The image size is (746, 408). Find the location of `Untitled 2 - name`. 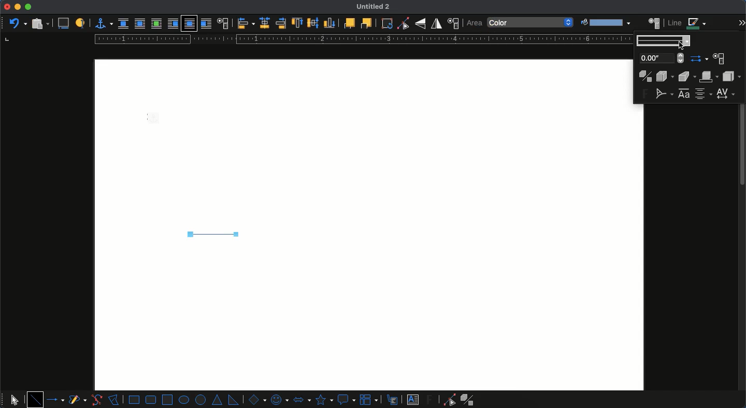

Untitled 2 - name is located at coordinates (375, 7).